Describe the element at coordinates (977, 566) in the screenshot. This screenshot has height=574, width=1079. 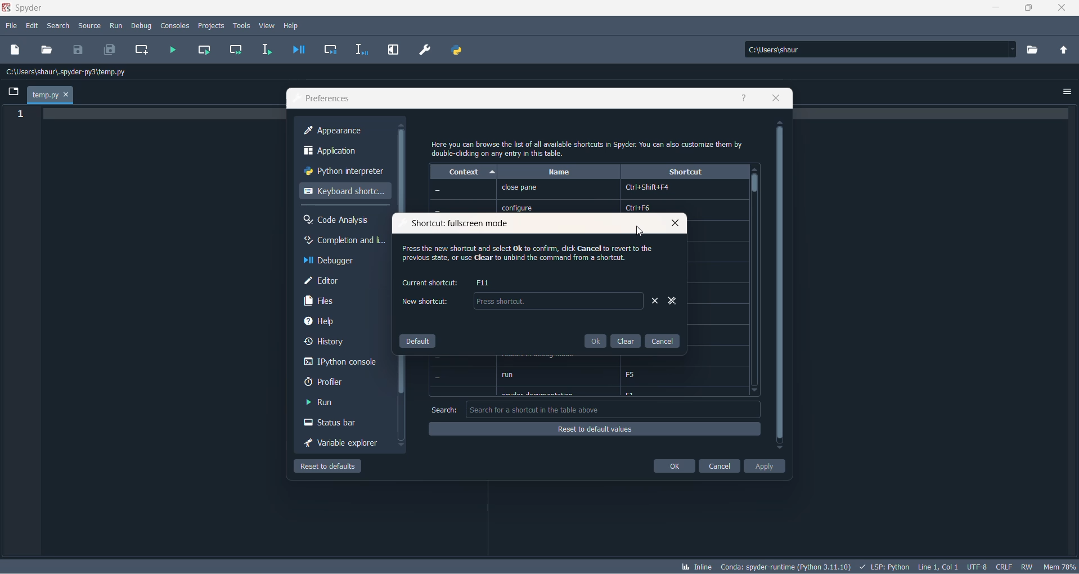
I see `charset` at that location.